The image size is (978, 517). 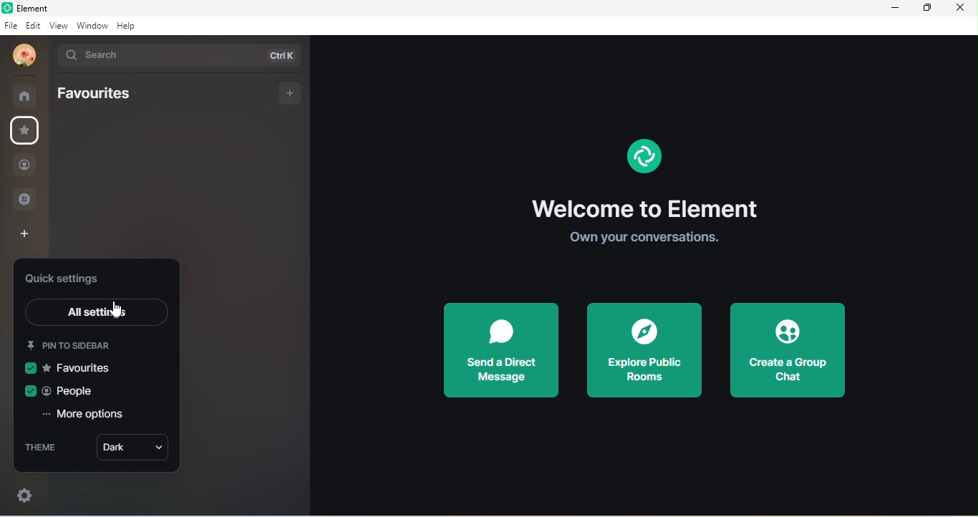 I want to click on people, so click(x=64, y=392).